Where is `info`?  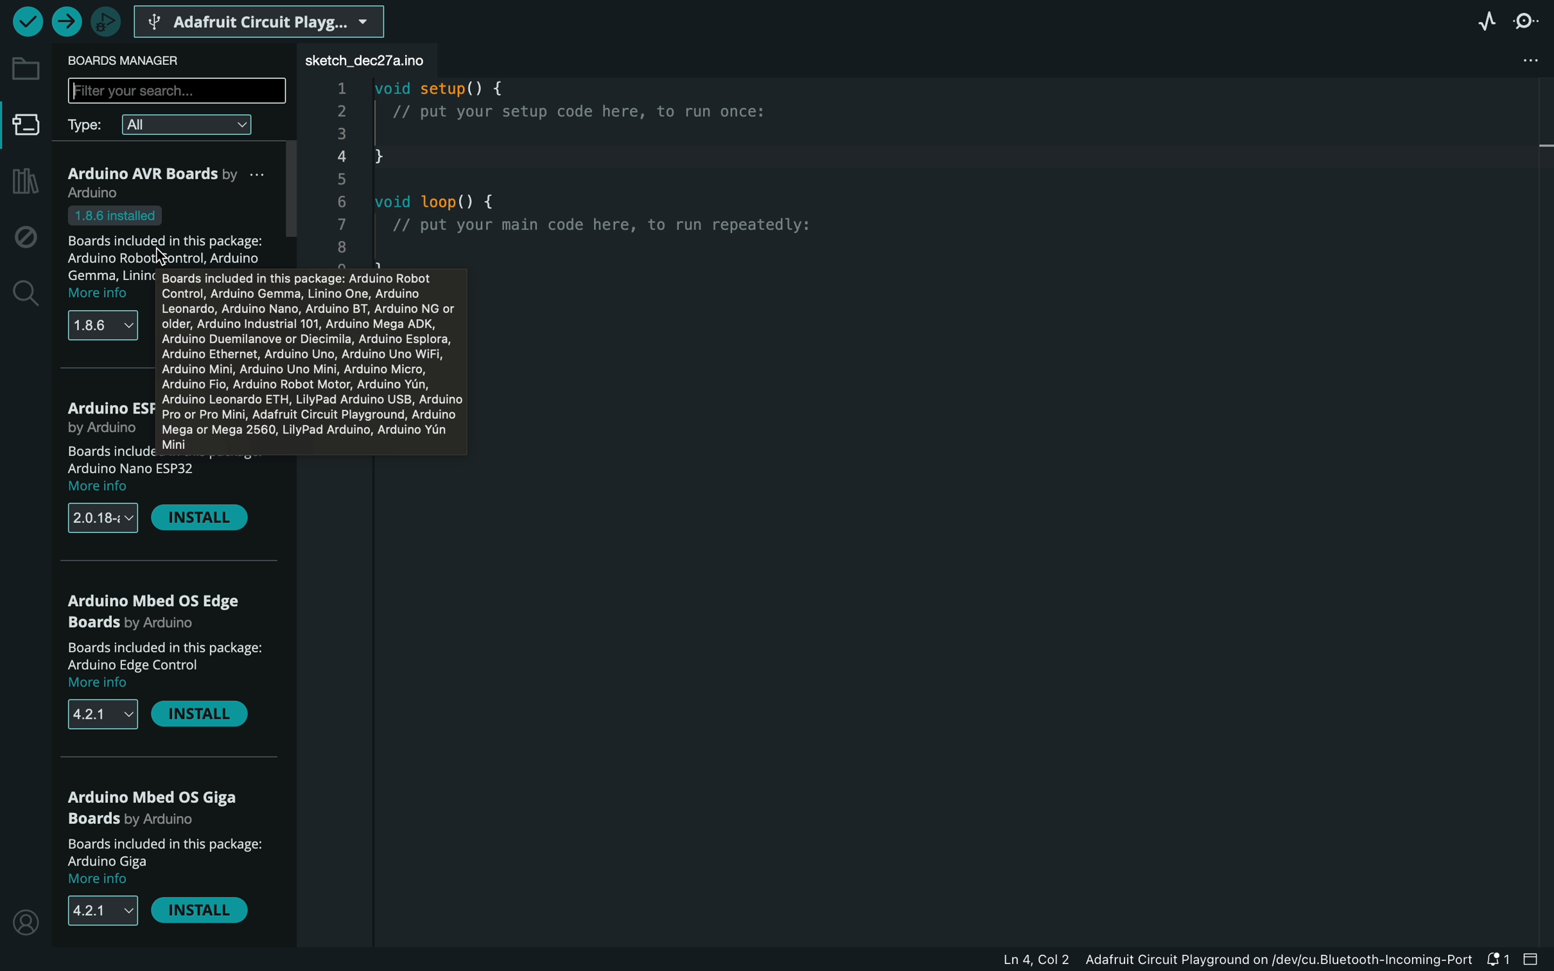
info is located at coordinates (308, 358).